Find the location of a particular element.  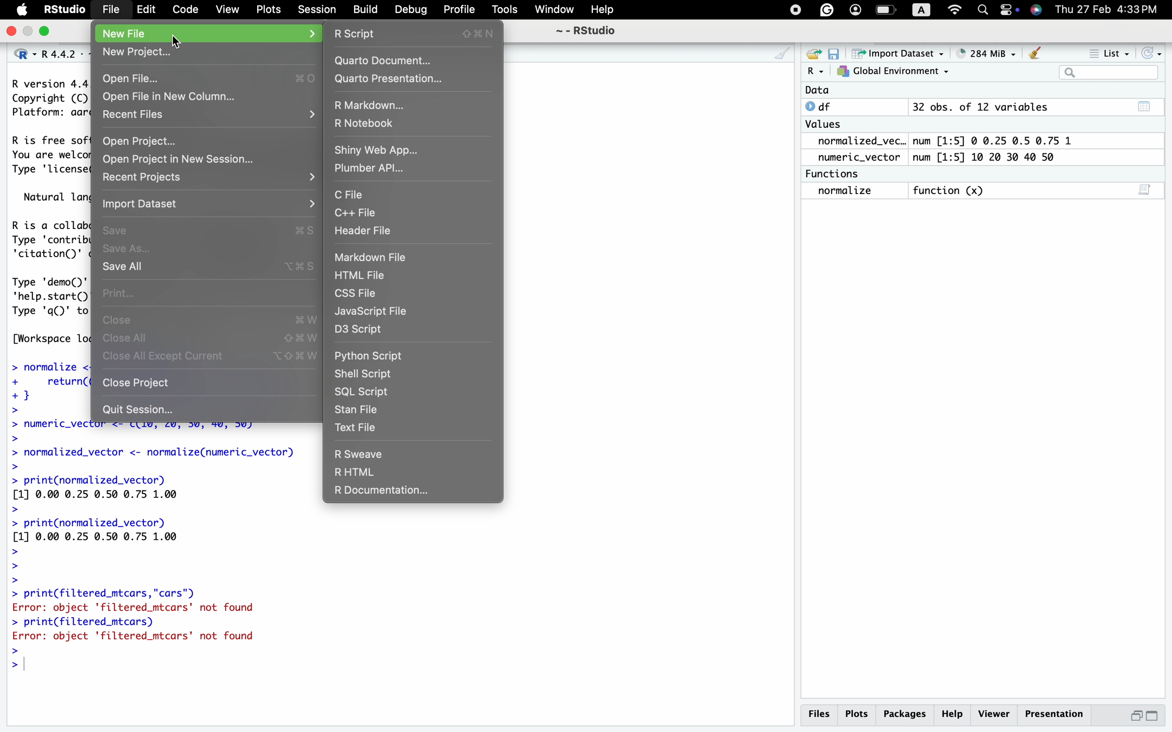

0 df is located at coordinates (823, 106).